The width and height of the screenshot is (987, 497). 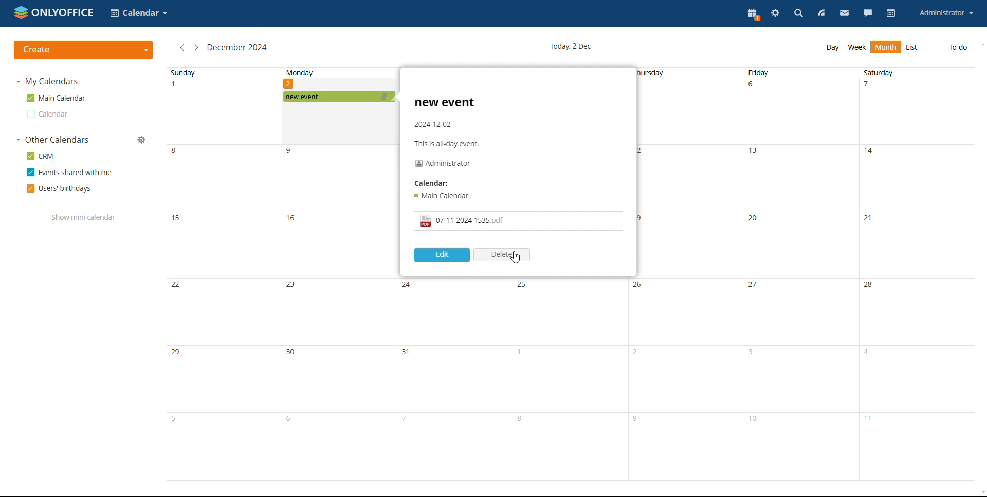 What do you see at coordinates (775, 14) in the screenshot?
I see `settings` at bounding box center [775, 14].